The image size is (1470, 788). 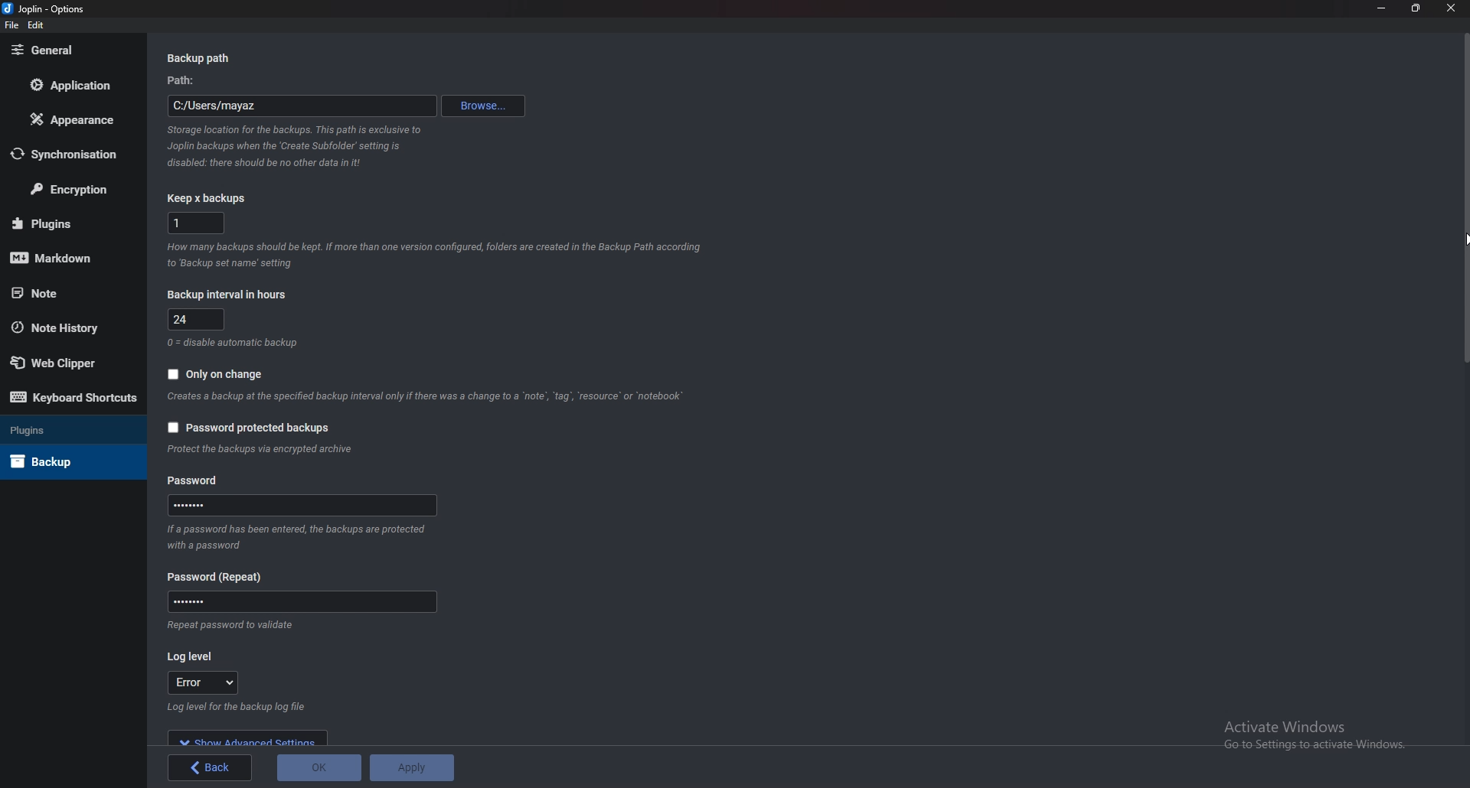 What do you see at coordinates (198, 481) in the screenshot?
I see `password` at bounding box center [198, 481].